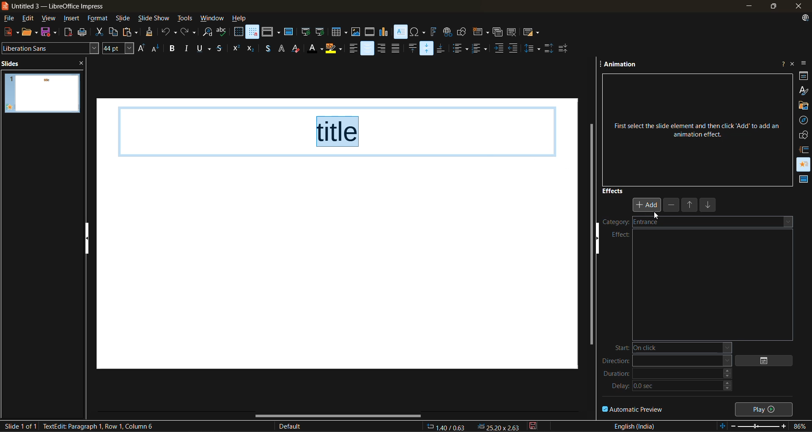  What do you see at coordinates (240, 19) in the screenshot?
I see `help` at bounding box center [240, 19].